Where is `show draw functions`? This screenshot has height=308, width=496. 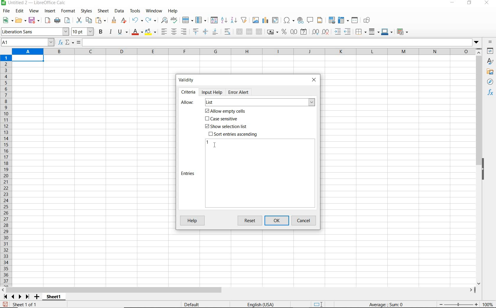
show draw functions is located at coordinates (368, 20).